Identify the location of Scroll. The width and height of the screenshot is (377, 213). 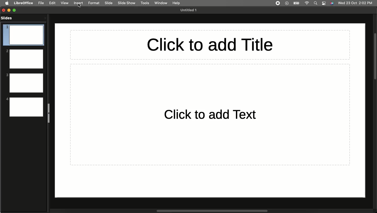
(211, 211).